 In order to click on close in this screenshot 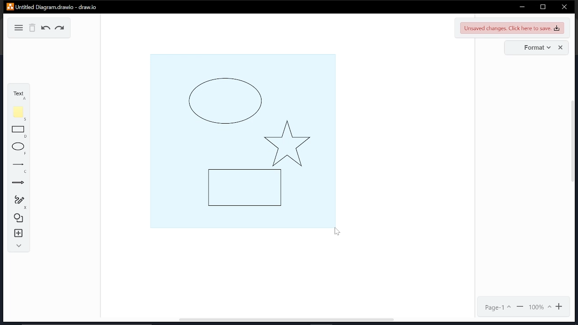, I will do `click(564, 8)`.